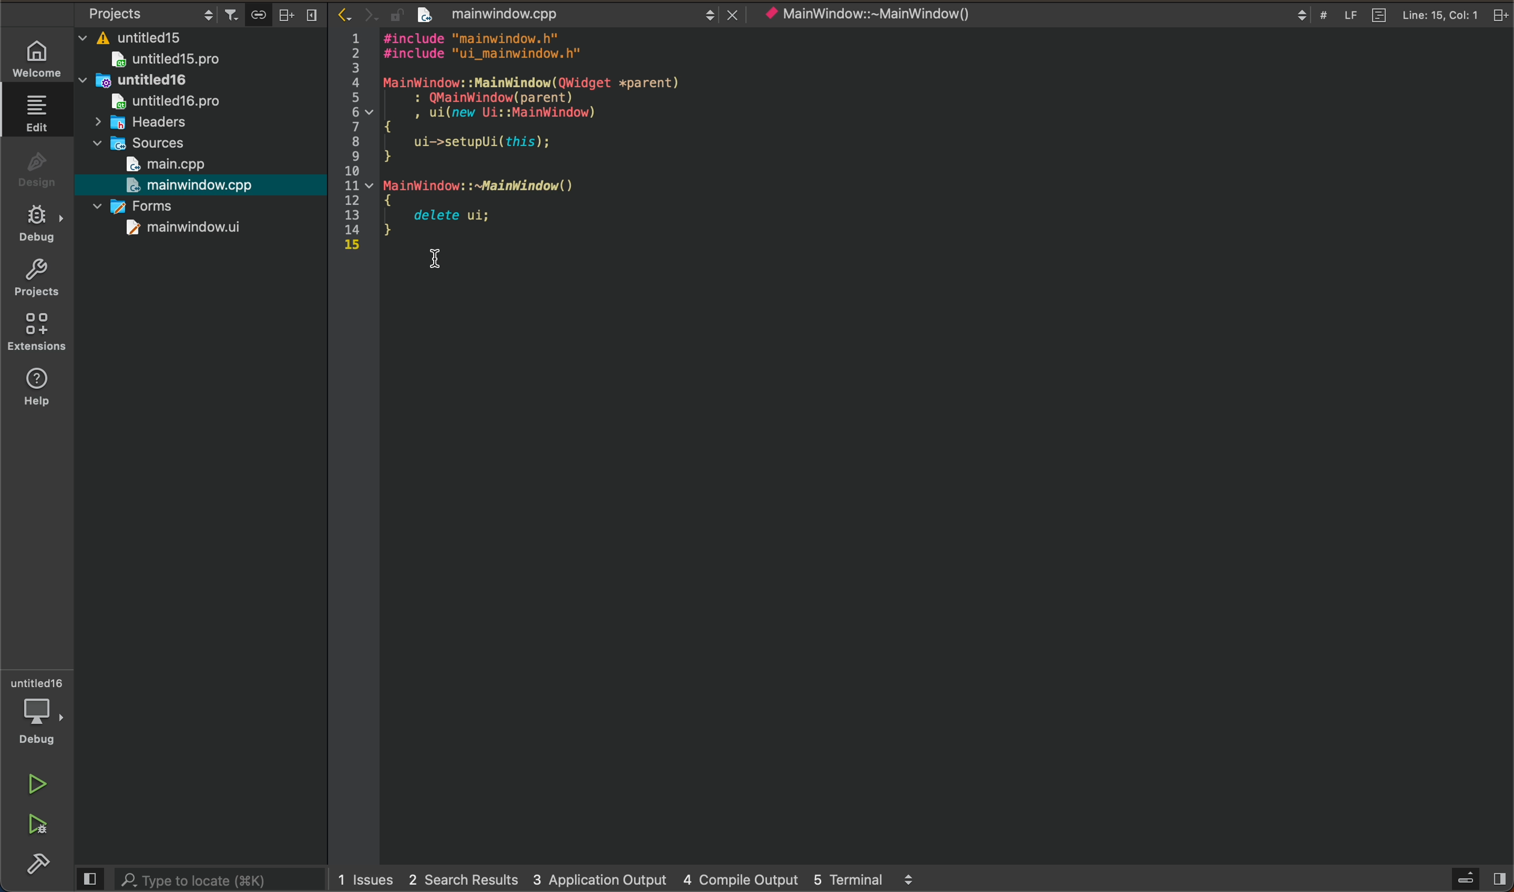 Image resolution: width=1514 pixels, height=892 pixels. What do you see at coordinates (155, 103) in the screenshot?
I see `untitled16.pro` at bounding box center [155, 103].